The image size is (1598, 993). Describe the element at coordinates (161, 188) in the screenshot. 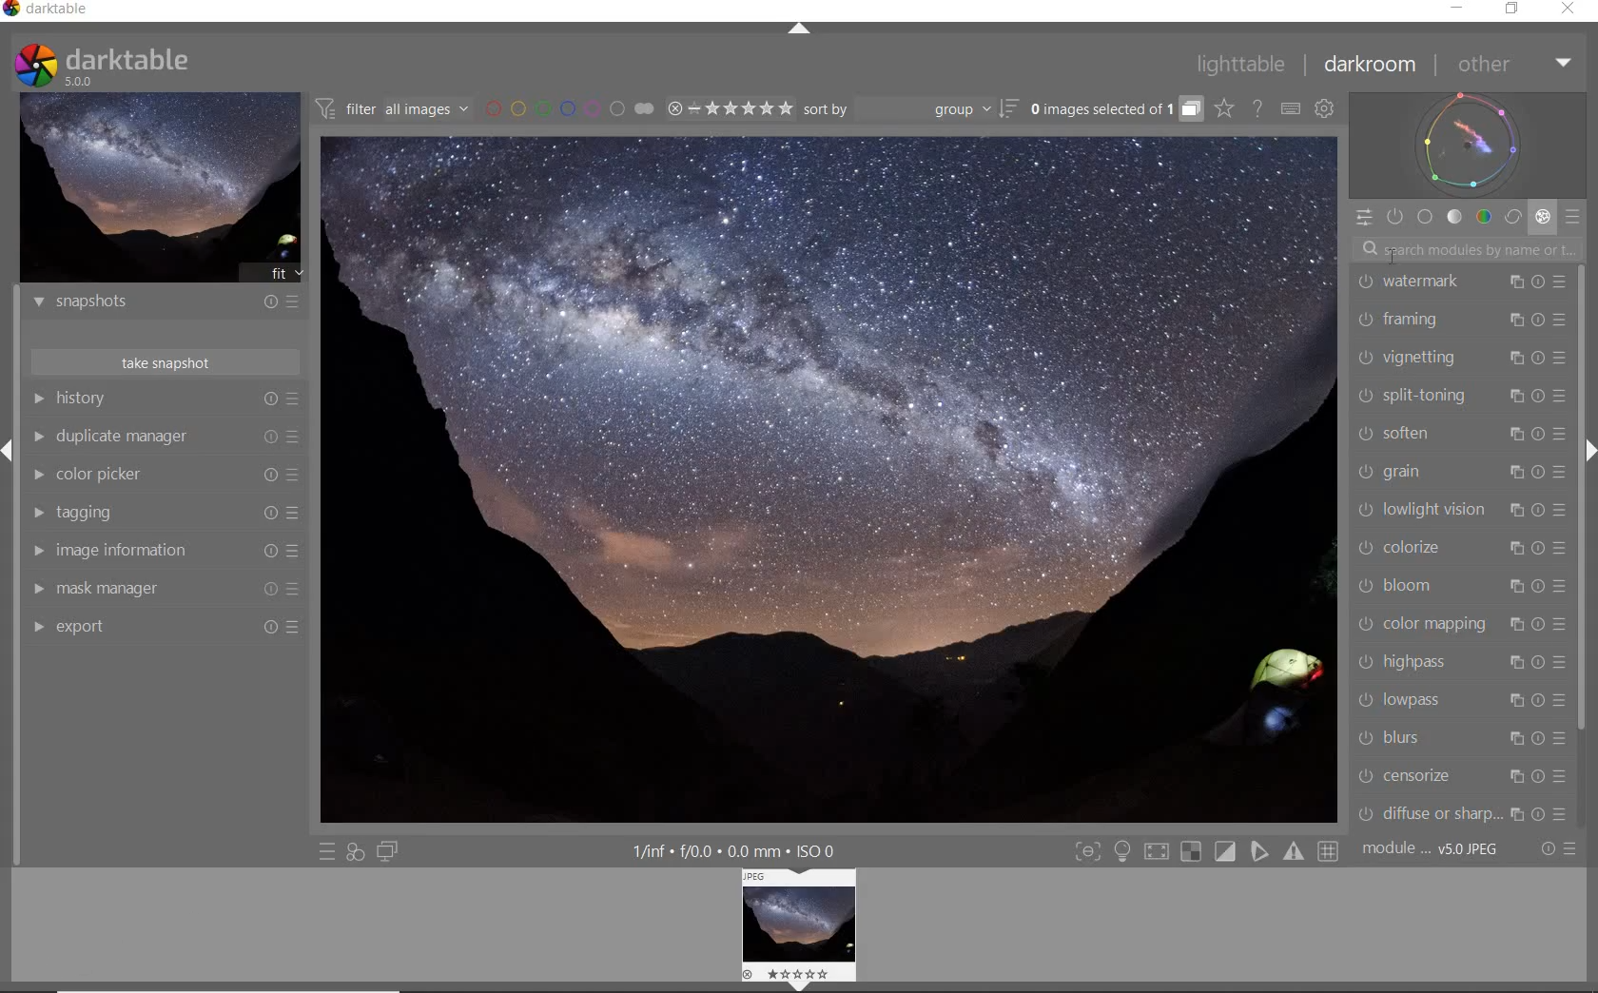

I see `IMAGE PREVIEW` at that location.